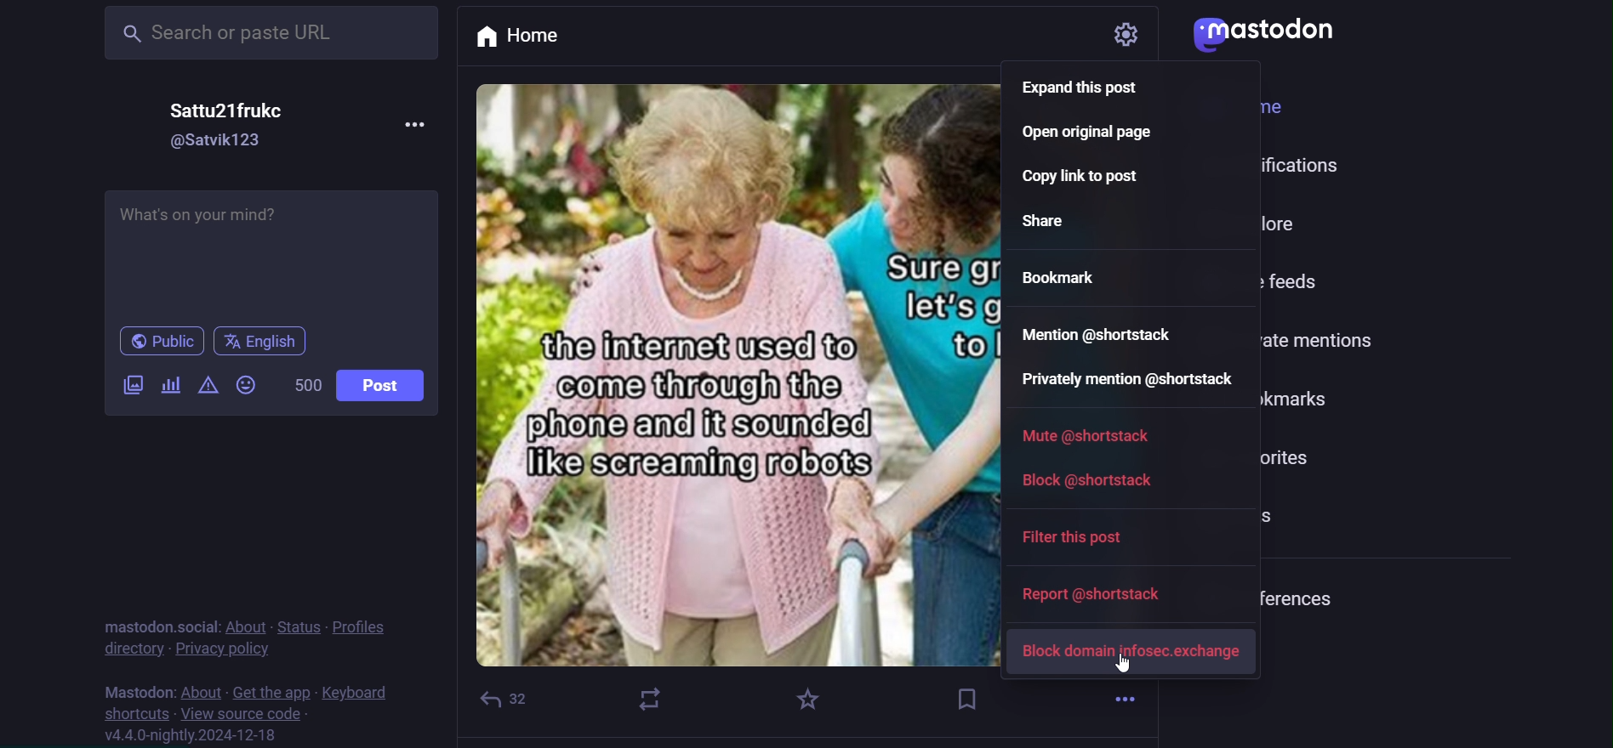  What do you see at coordinates (1102, 597) in the screenshot?
I see `report` at bounding box center [1102, 597].